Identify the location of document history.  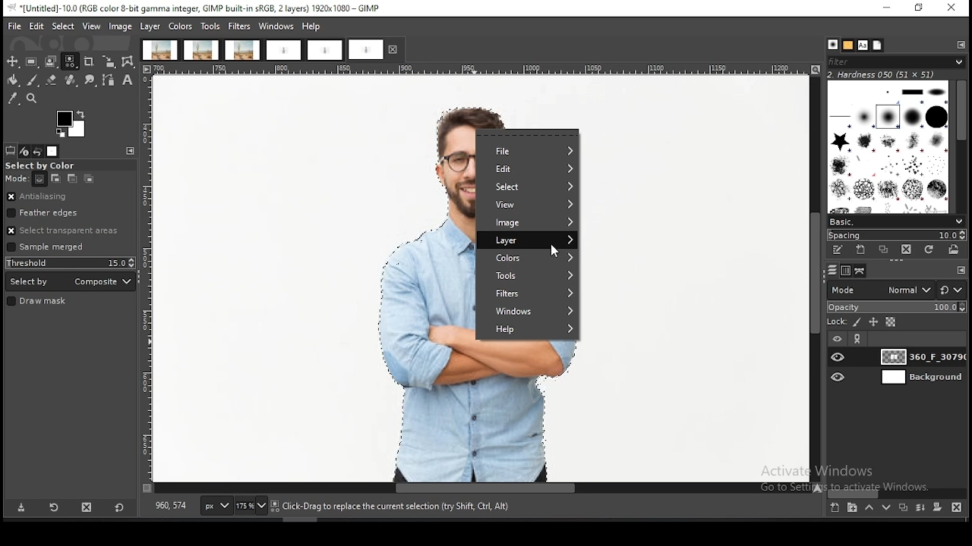
(878, 45).